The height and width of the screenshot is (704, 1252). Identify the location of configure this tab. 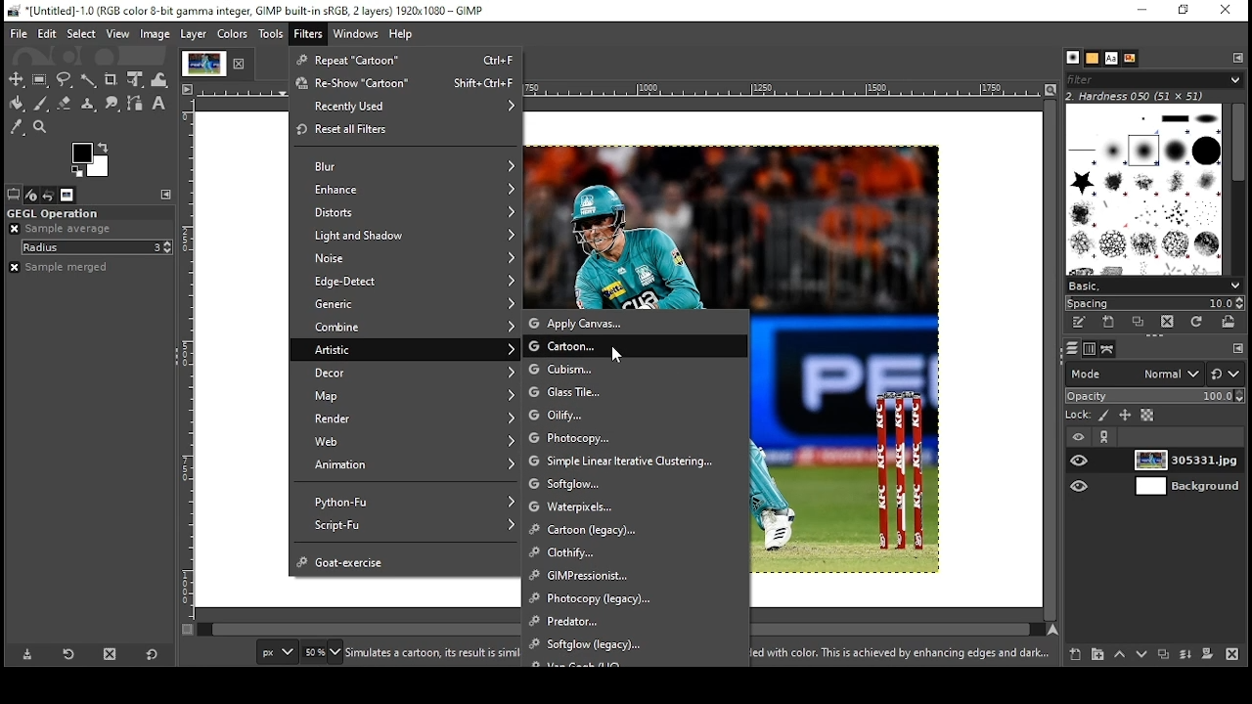
(168, 192).